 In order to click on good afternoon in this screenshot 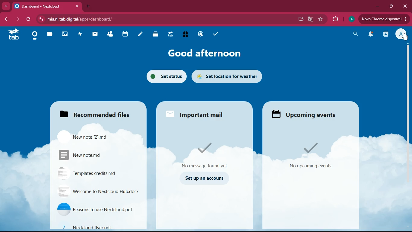, I will do `click(204, 53)`.